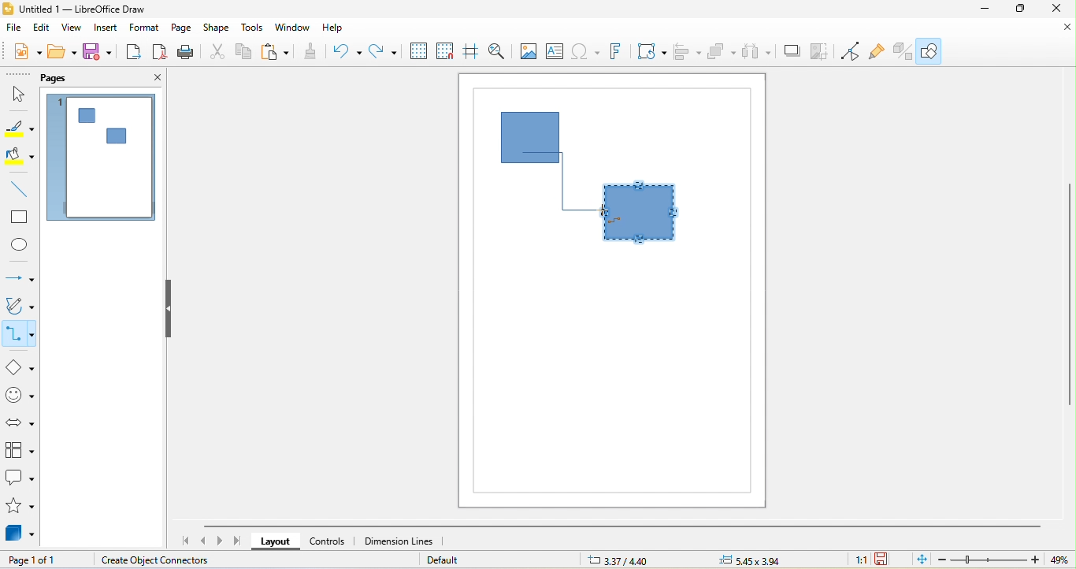  Describe the element at coordinates (499, 51) in the screenshot. I see `zoom and pan` at that location.